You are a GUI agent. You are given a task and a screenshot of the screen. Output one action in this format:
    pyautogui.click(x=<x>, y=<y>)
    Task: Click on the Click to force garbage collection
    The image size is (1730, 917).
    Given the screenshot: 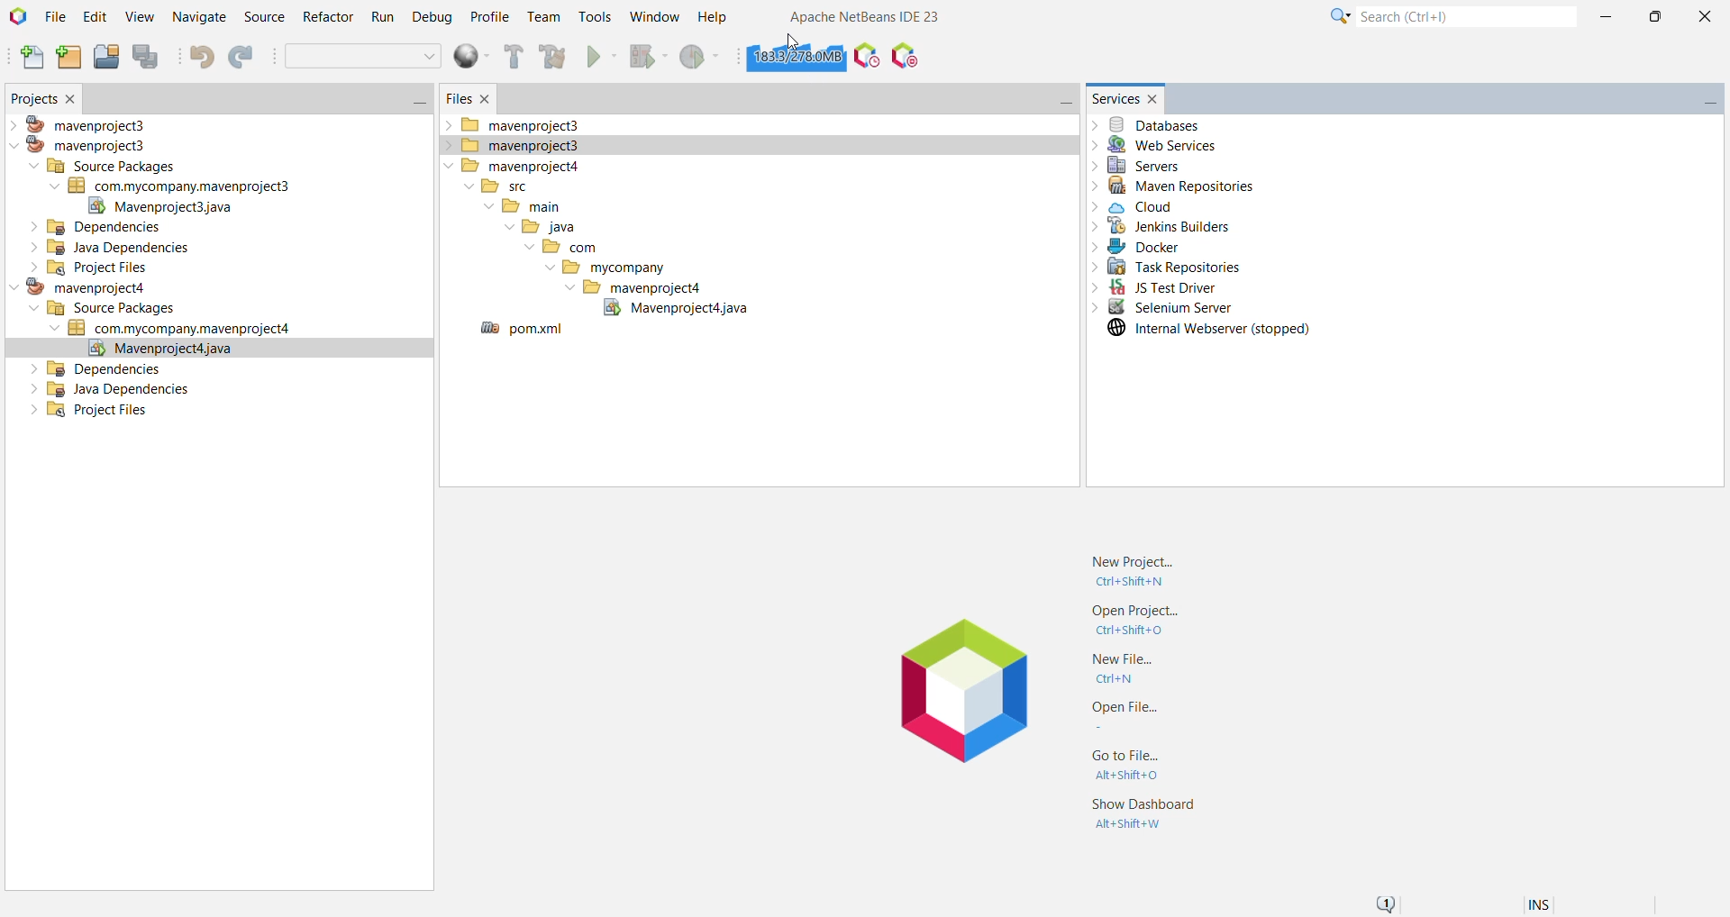 What is the action you would take?
    pyautogui.click(x=796, y=57)
    